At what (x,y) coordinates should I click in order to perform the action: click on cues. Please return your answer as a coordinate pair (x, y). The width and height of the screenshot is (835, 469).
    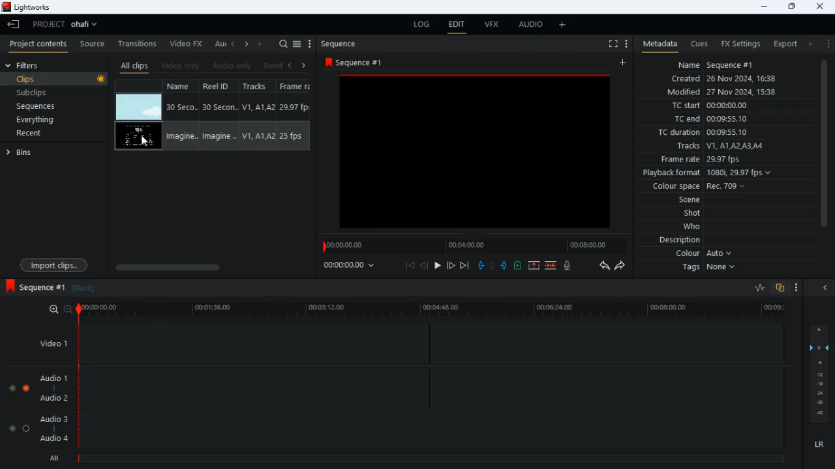
    Looking at the image, I should click on (695, 44).